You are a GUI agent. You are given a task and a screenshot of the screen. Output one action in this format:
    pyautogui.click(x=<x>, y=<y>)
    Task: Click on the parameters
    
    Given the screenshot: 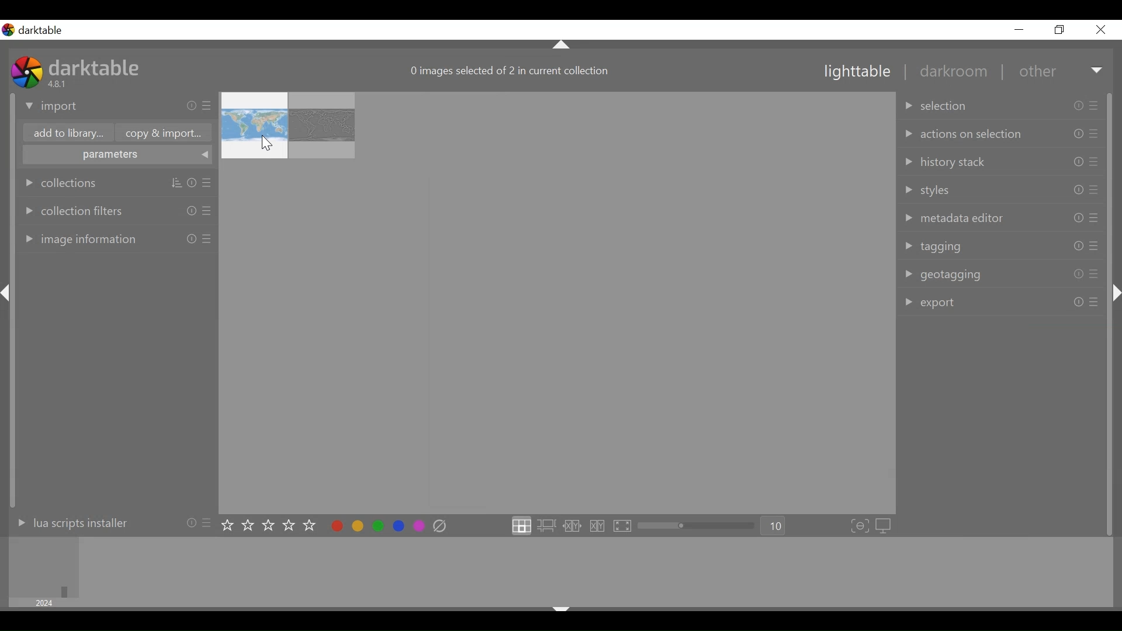 What is the action you would take?
    pyautogui.click(x=115, y=155)
    